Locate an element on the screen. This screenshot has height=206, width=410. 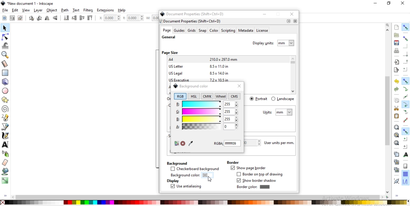
pick colors from image is located at coordinates (191, 143).